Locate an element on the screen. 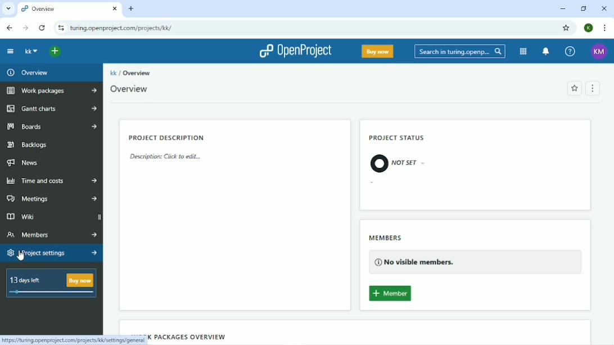  Search in turing.openproject is located at coordinates (459, 51).